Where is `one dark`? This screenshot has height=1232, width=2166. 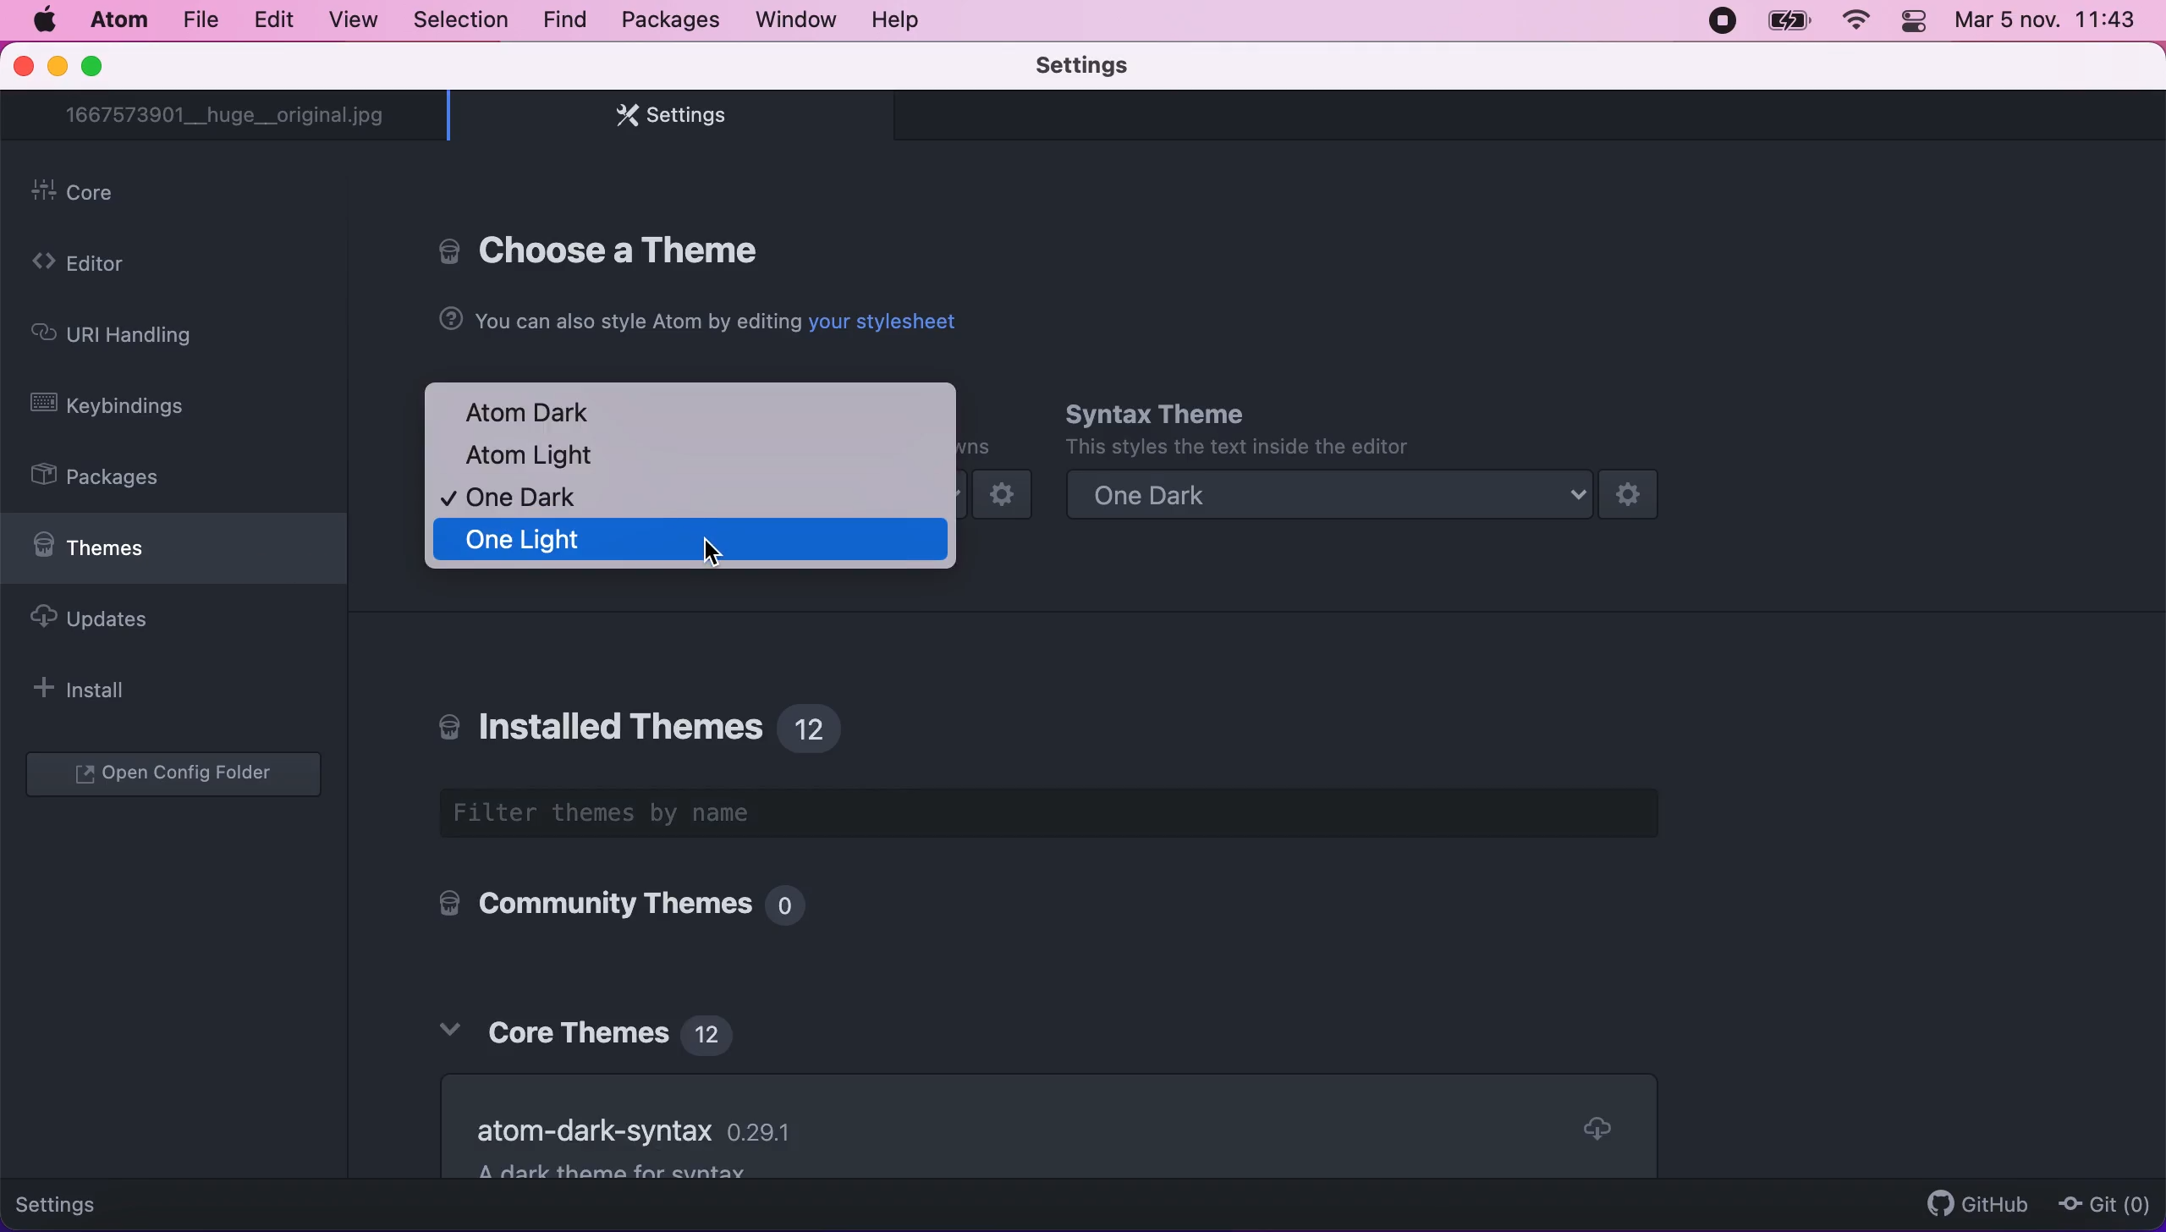 one dark is located at coordinates (526, 498).